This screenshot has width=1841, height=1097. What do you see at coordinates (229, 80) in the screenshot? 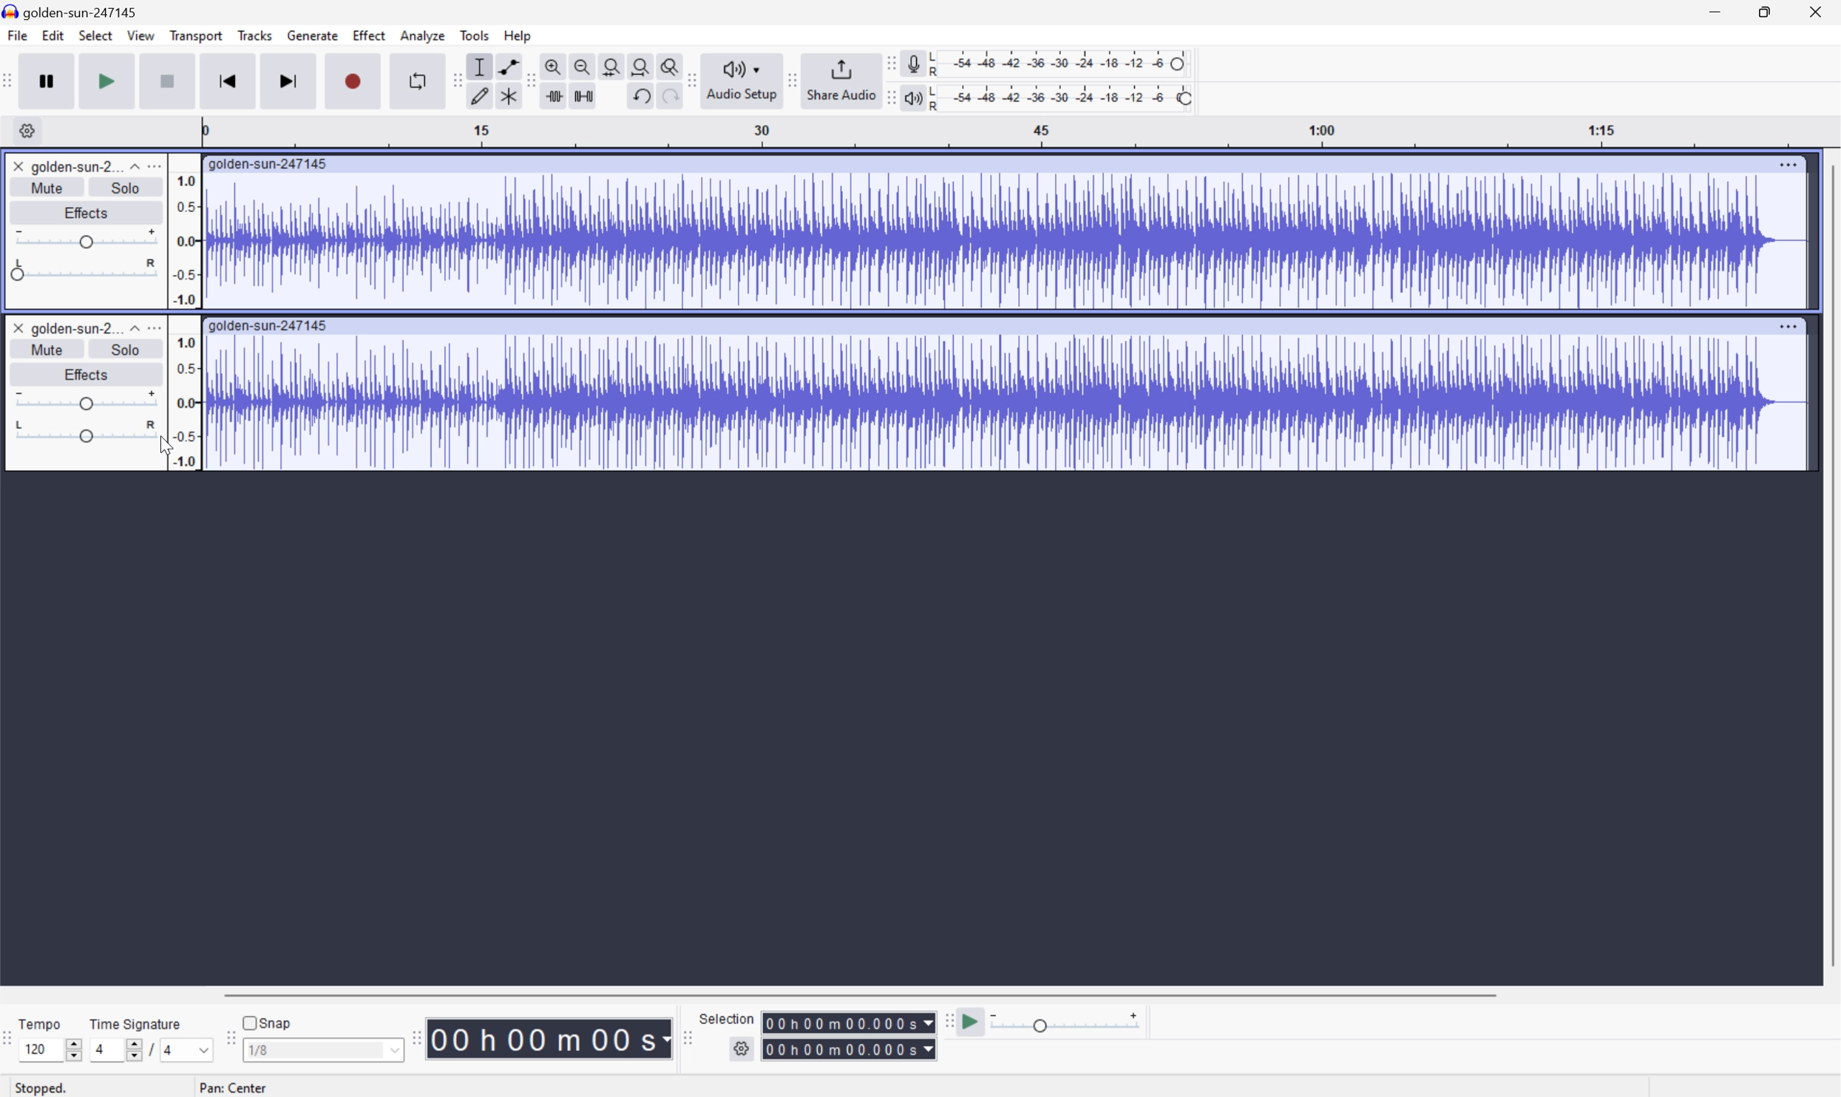
I see `Skip to start` at bounding box center [229, 80].